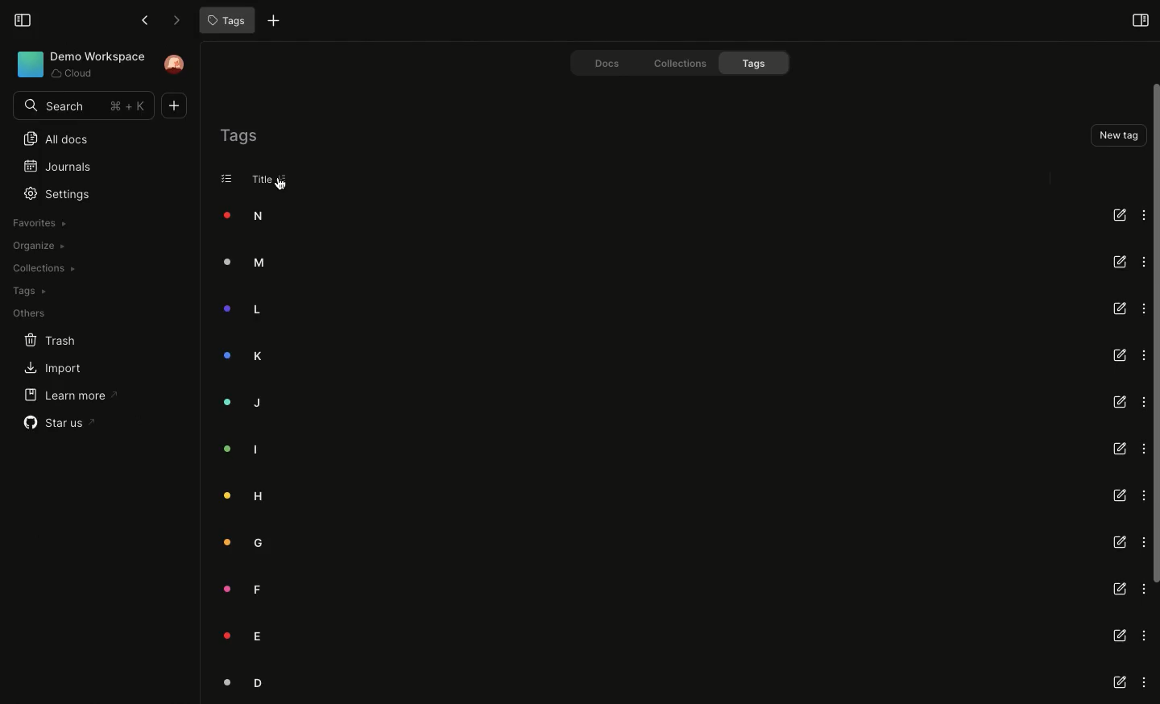  What do you see at coordinates (42, 268) in the screenshot?
I see `Collections` at bounding box center [42, 268].